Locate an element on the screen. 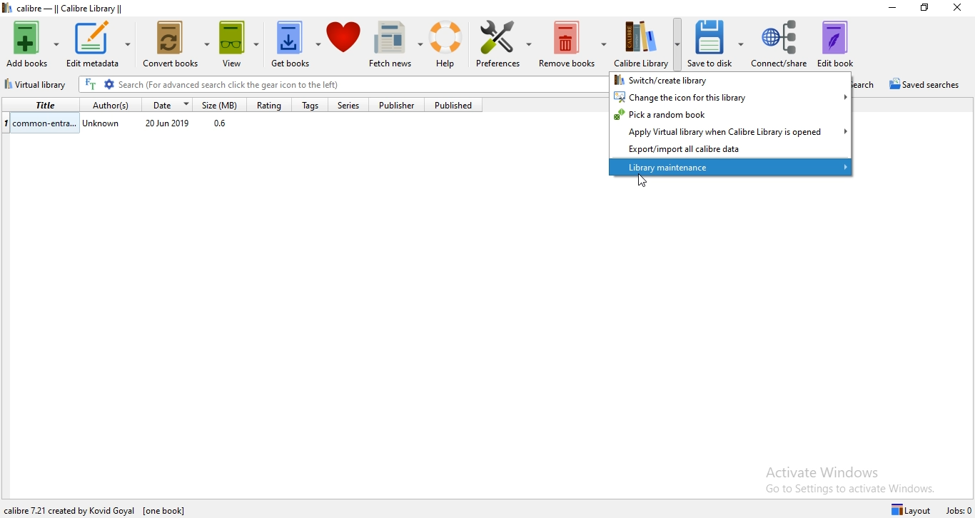 The image size is (975, 518). Serach bar is located at coordinates (360, 86).